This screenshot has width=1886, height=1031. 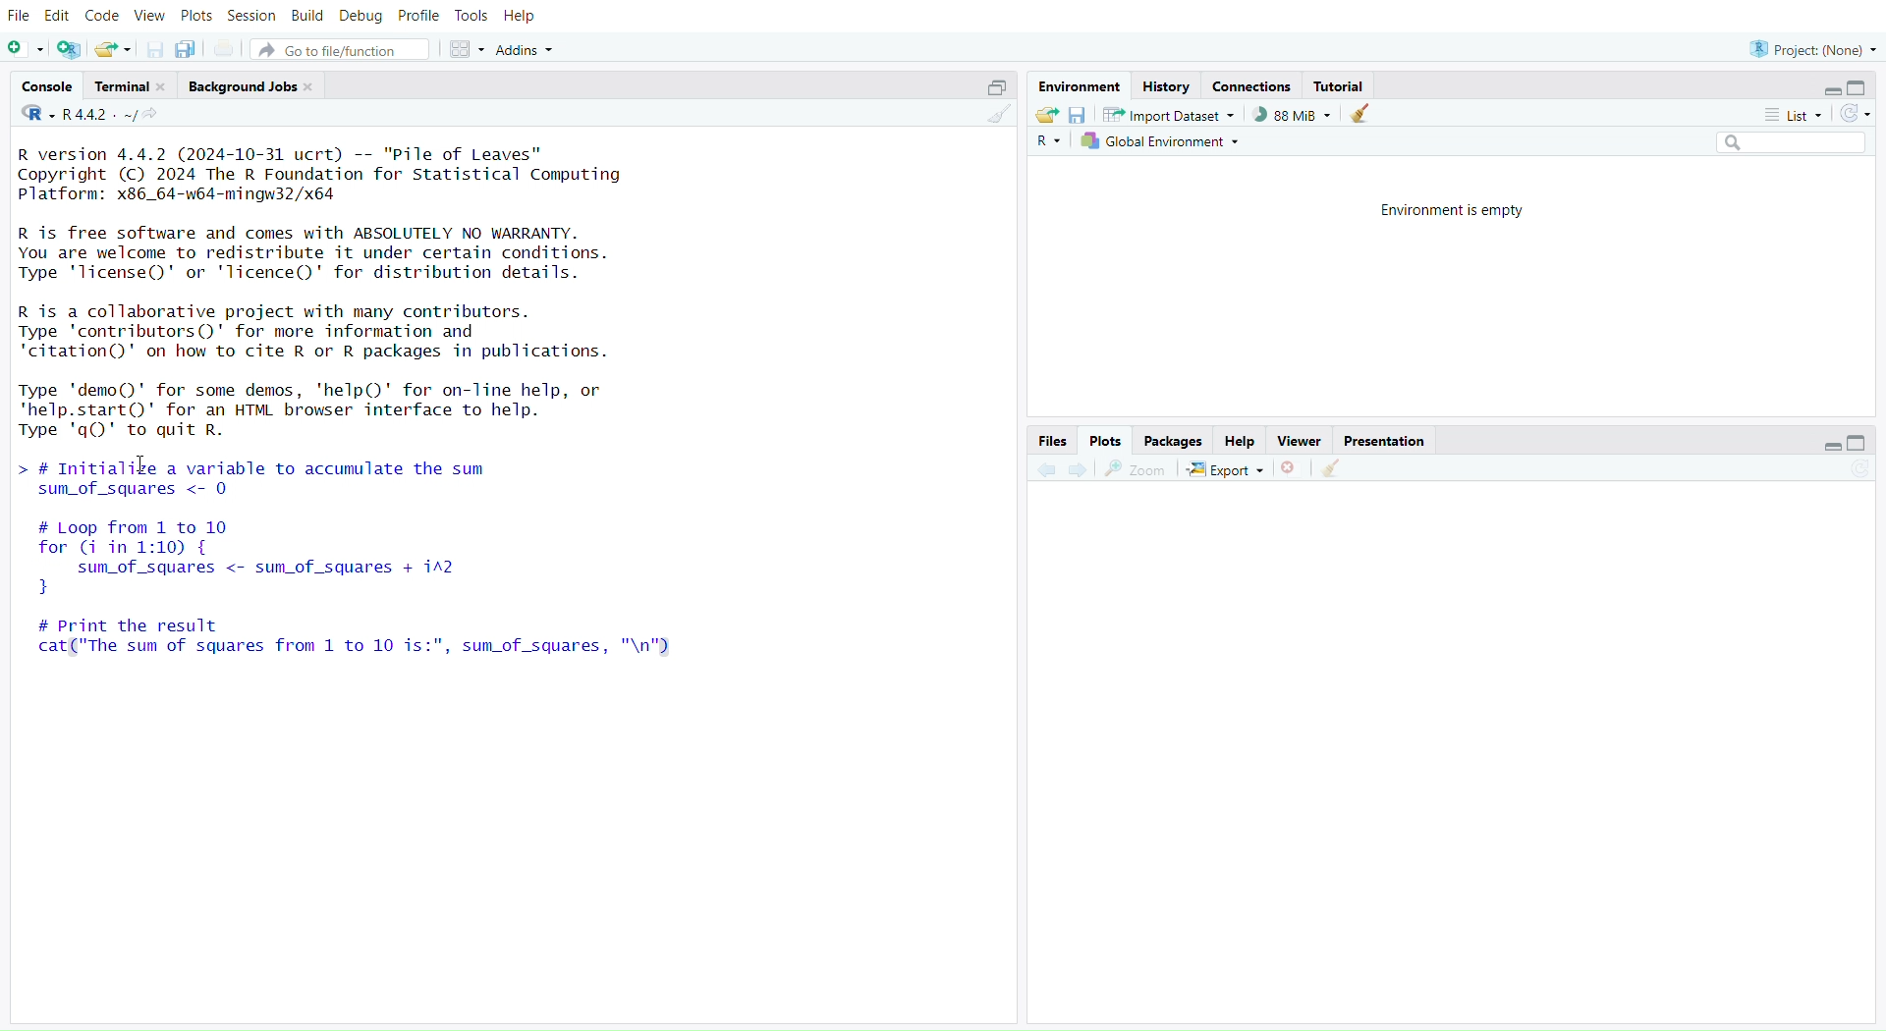 What do you see at coordinates (1864, 467) in the screenshot?
I see `refresh current plot` at bounding box center [1864, 467].